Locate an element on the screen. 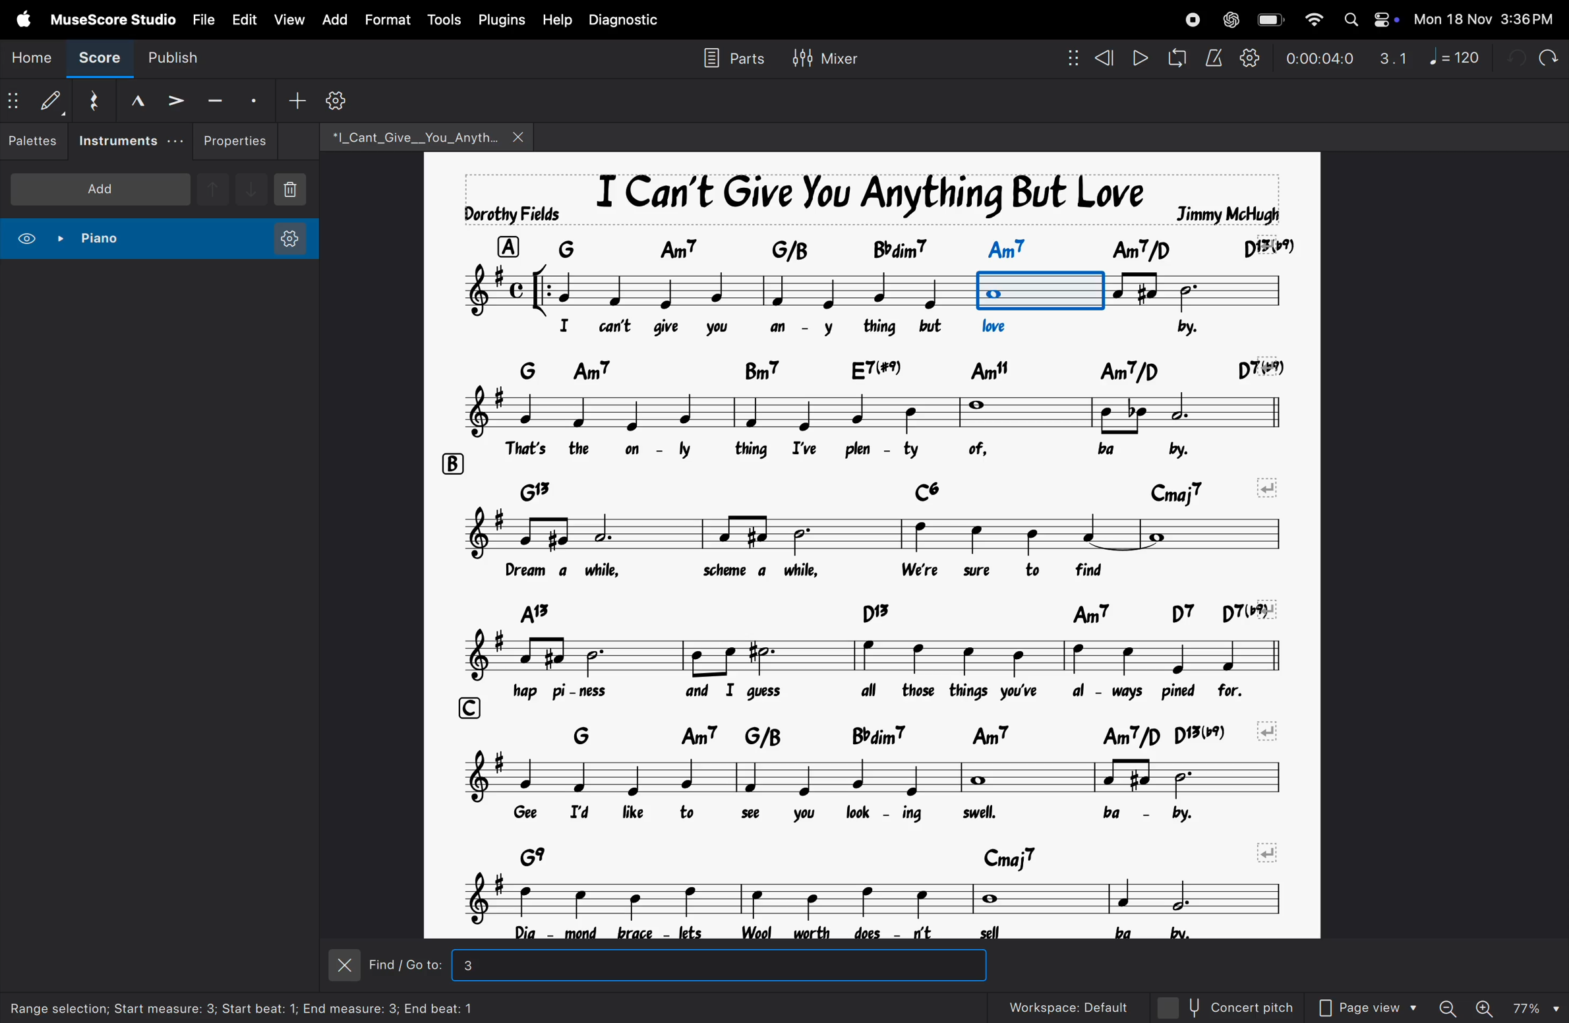 This screenshot has width=1569, height=1023. battery is located at coordinates (1268, 19).